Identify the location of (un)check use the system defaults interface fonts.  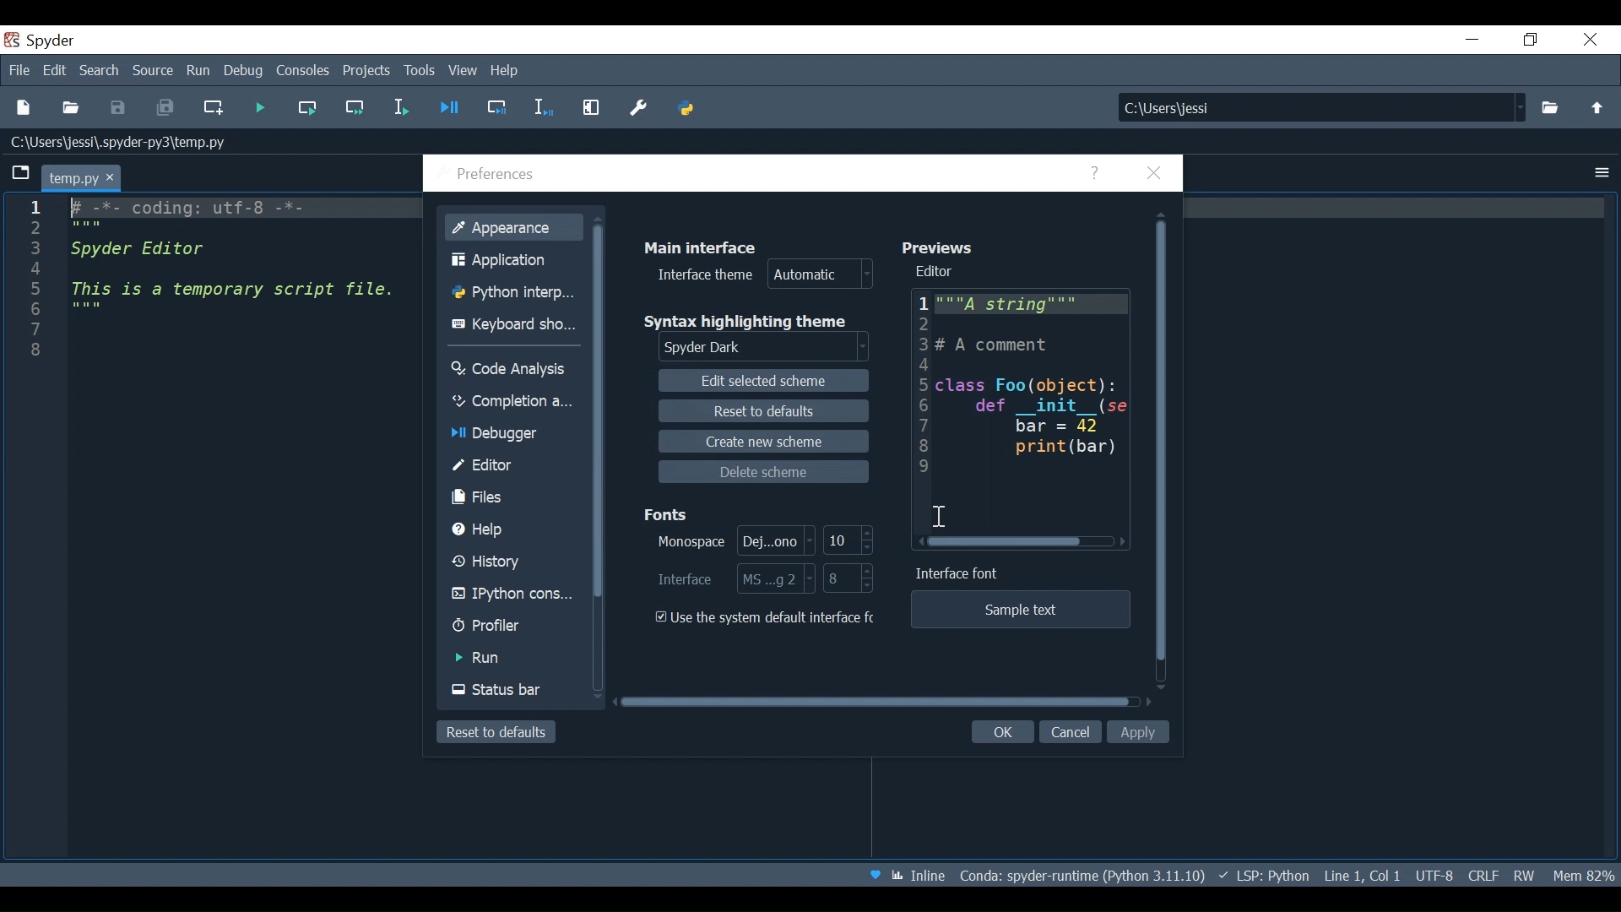
(767, 618).